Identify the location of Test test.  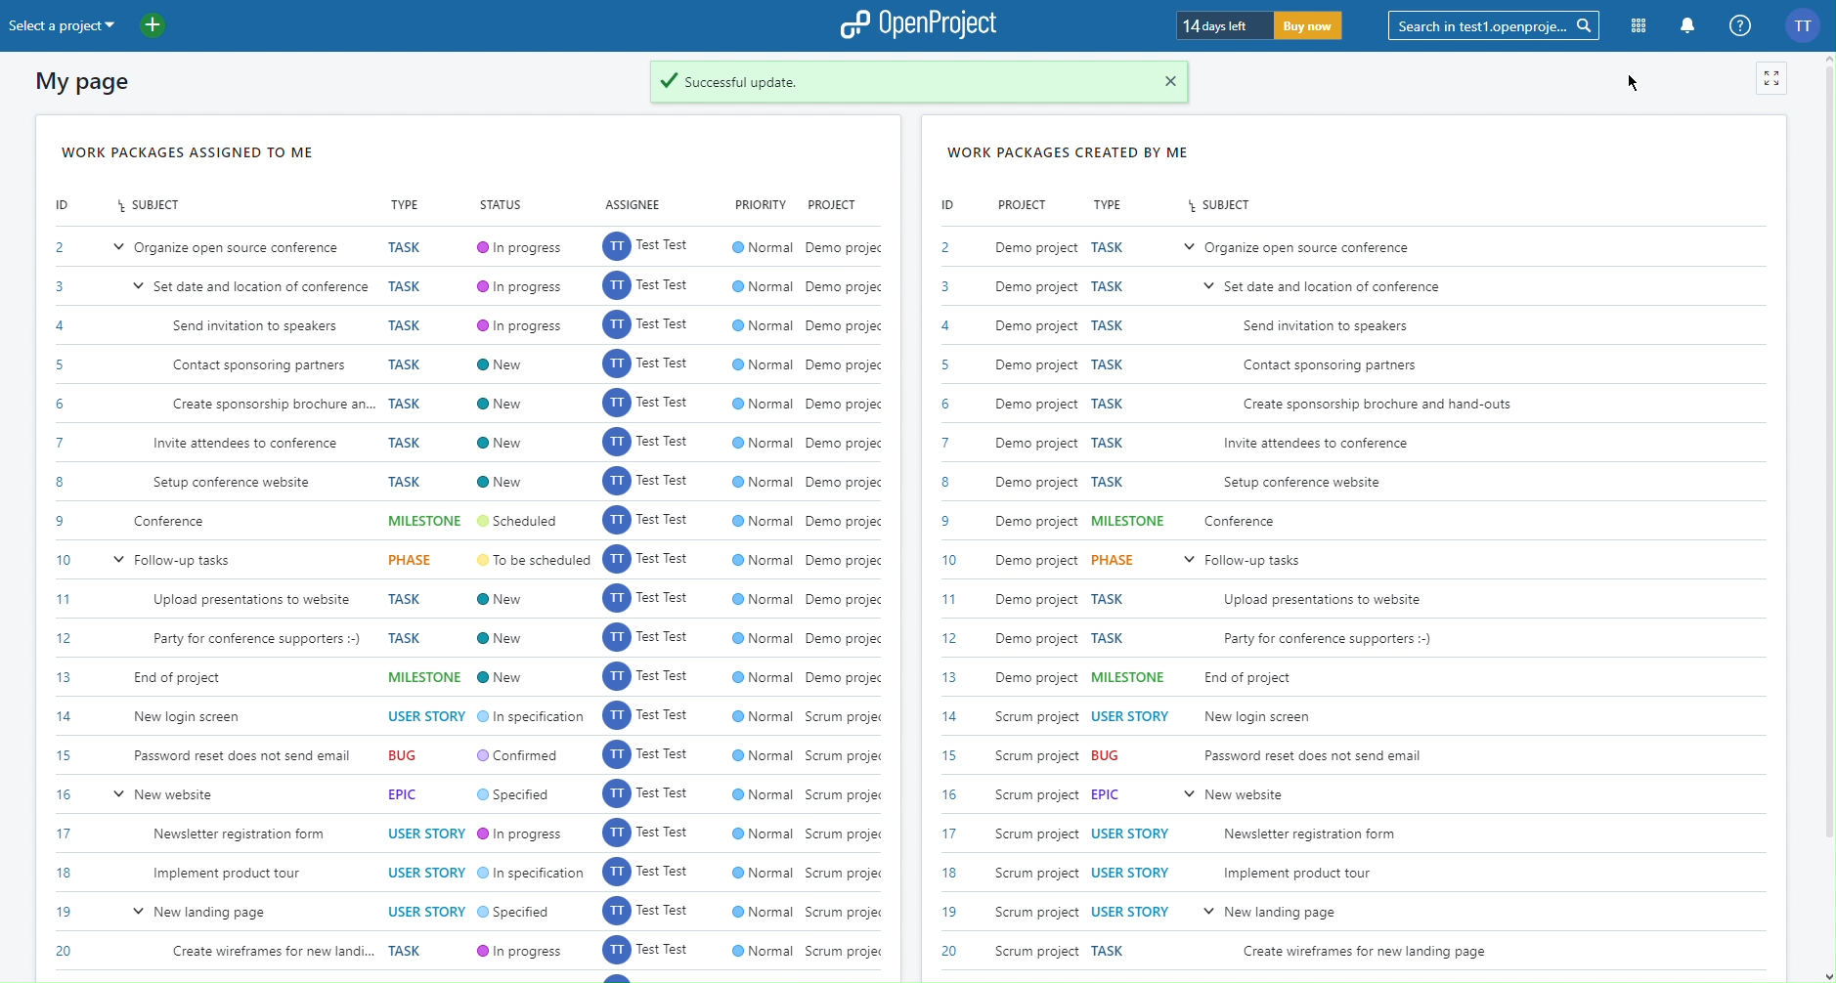
(642, 601).